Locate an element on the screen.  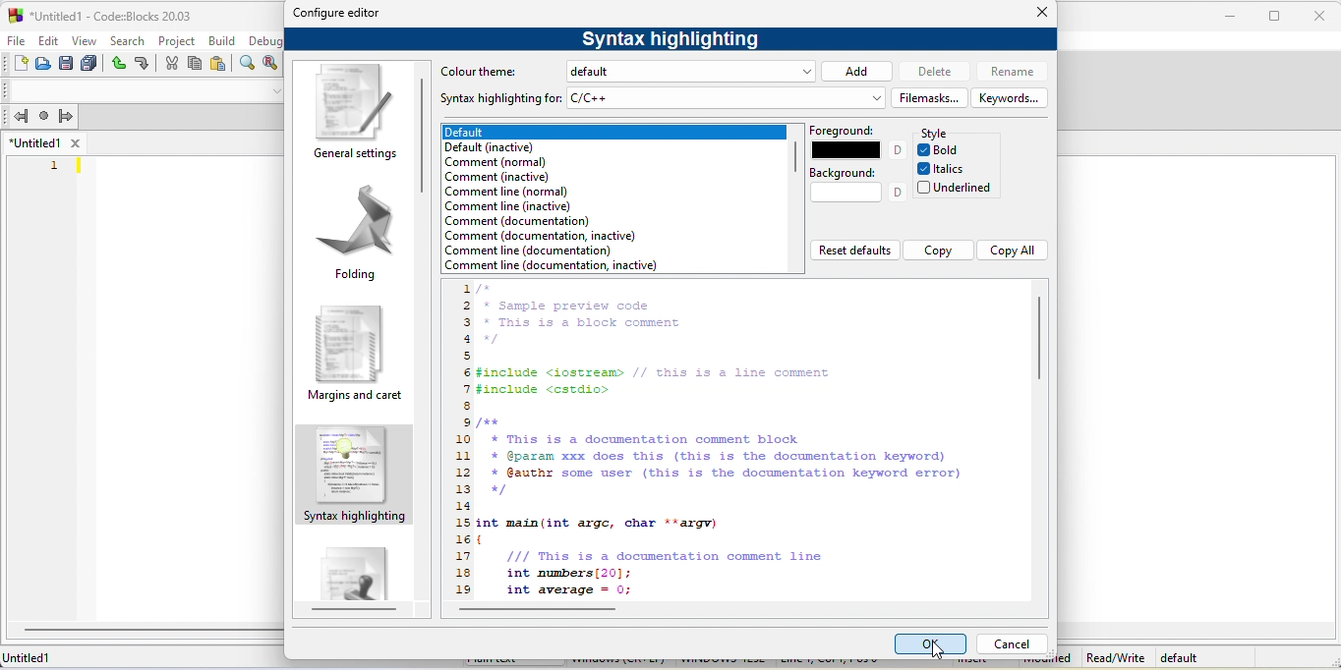
last jump is located at coordinates (44, 115).